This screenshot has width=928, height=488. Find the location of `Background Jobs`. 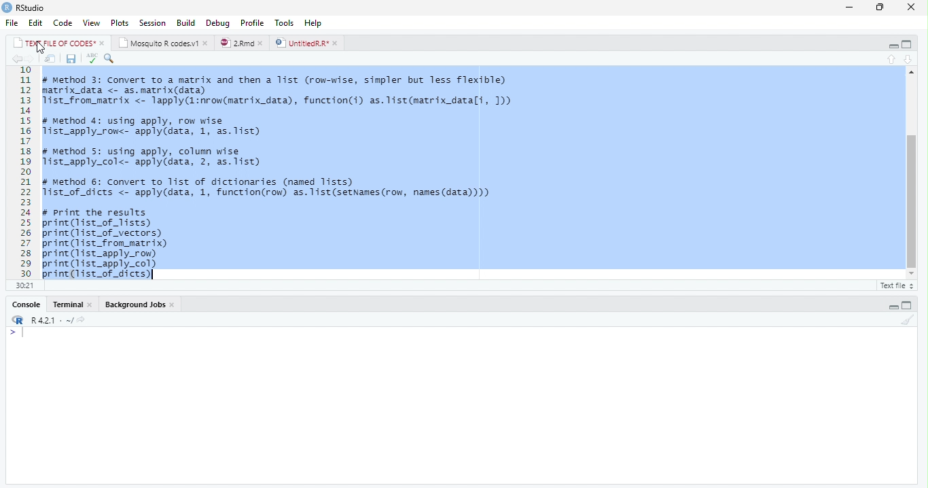

Background Jobs is located at coordinates (140, 304).